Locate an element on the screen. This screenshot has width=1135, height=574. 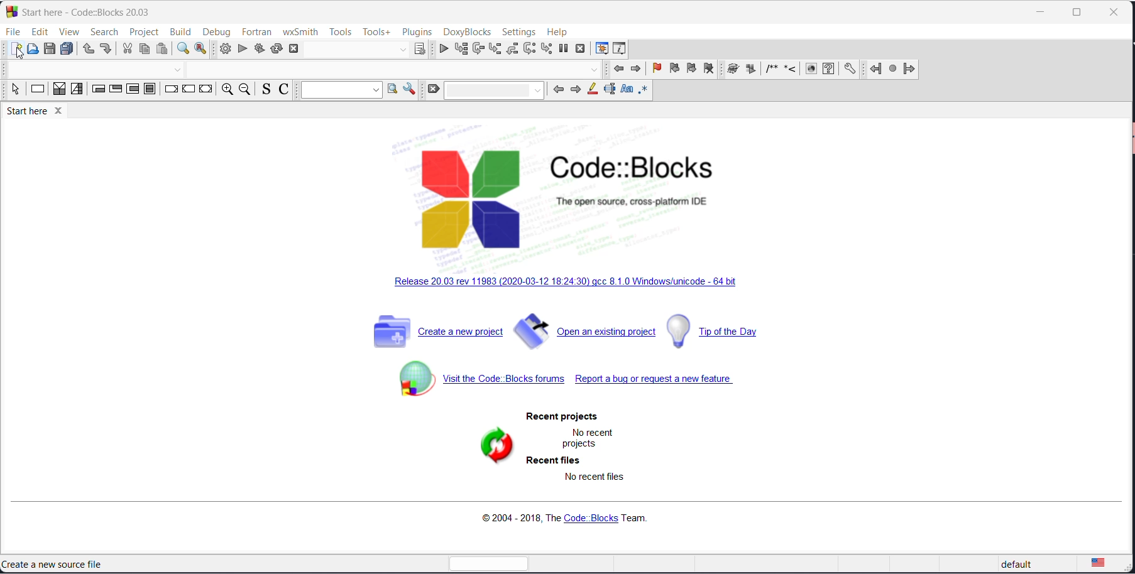
recent projects is located at coordinates (571, 418).